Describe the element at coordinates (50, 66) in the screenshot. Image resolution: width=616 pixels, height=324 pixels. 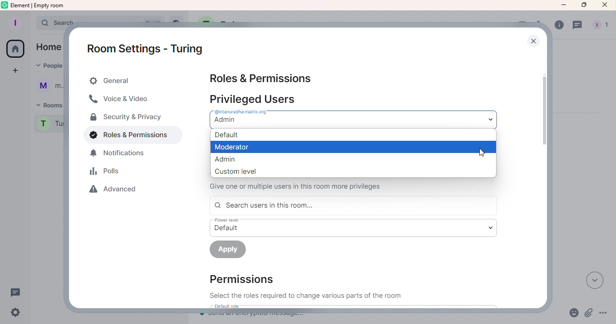
I see `People` at that location.